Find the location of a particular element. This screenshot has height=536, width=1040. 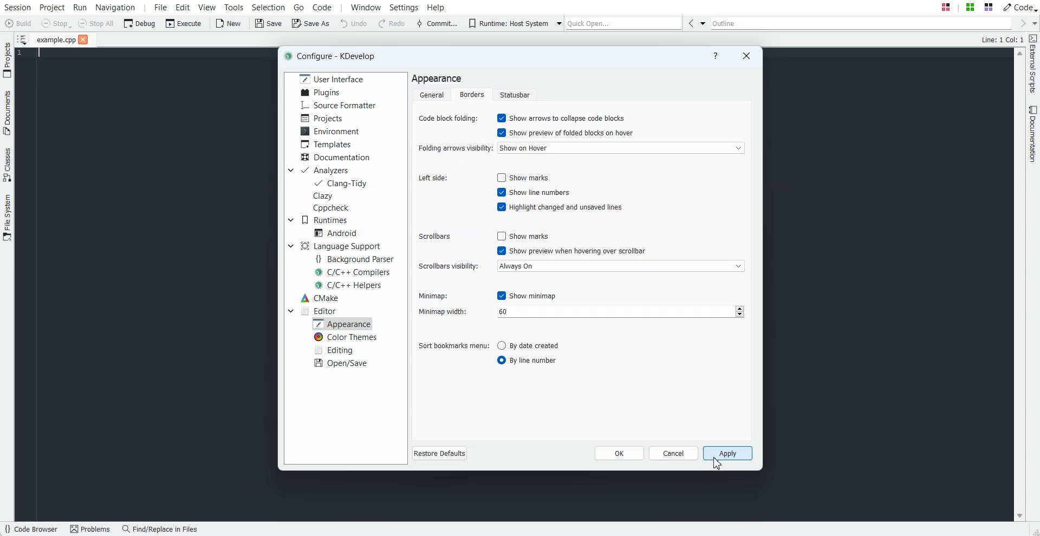

Drop down box is located at coordinates (703, 23).